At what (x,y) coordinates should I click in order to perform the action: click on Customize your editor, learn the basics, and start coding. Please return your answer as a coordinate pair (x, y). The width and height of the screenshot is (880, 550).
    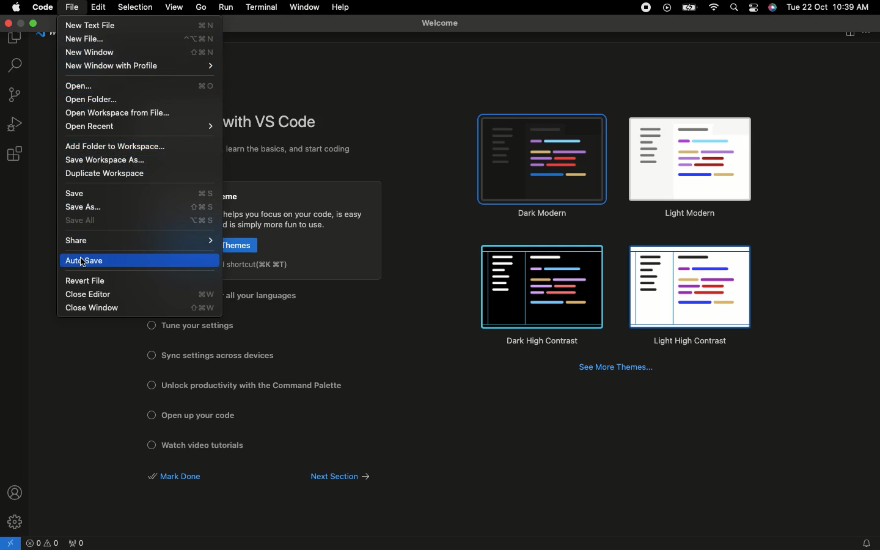
    Looking at the image, I should click on (291, 150).